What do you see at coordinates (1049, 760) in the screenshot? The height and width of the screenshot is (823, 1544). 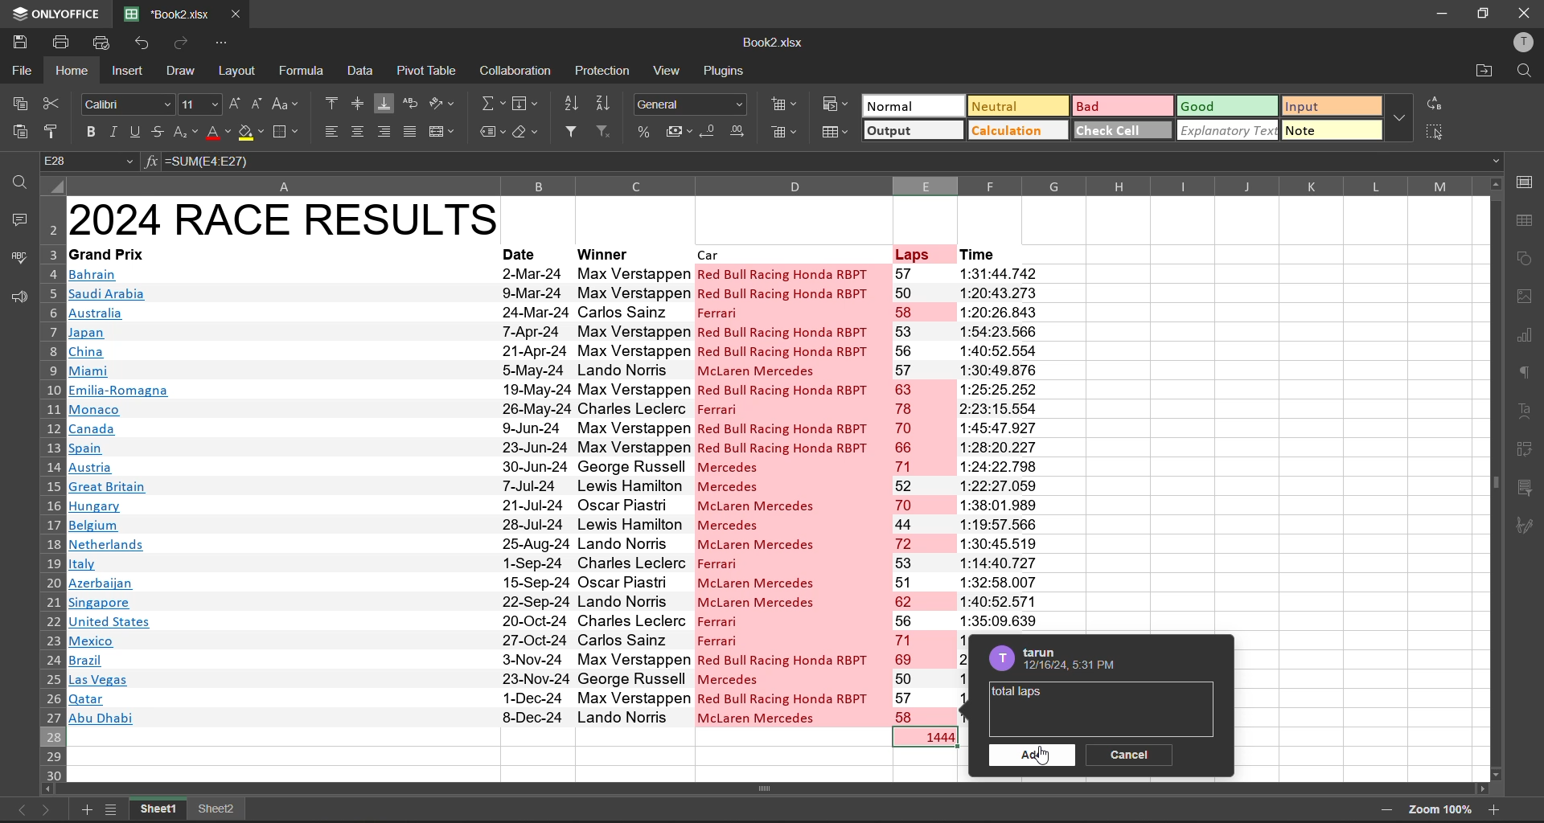 I see `cursor` at bounding box center [1049, 760].